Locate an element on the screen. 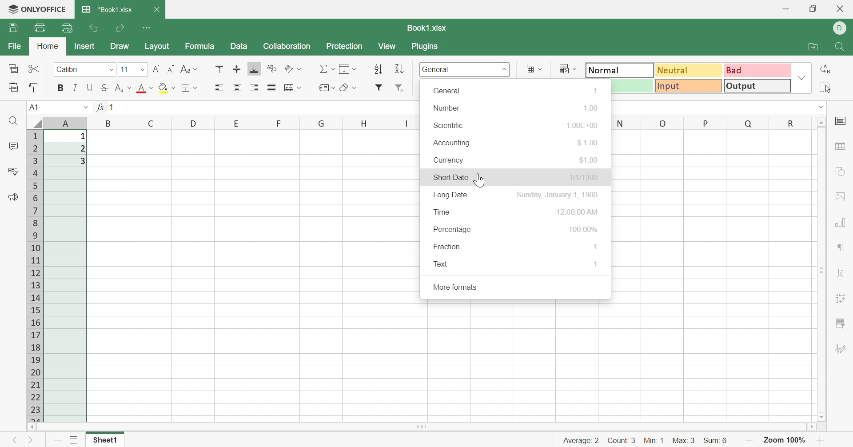 The height and width of the screenshot is (447, 853). A1 is located at coordinates (35, 108).